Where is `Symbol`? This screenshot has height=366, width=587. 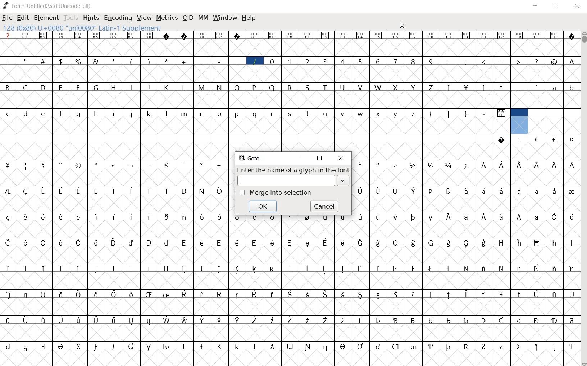
Symbol is located at coordinates (344, 294).